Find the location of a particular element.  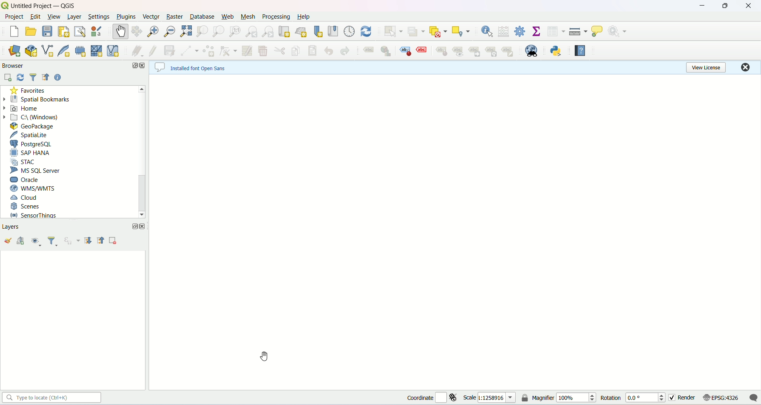

coordinate is located at coordinates (427, 398).